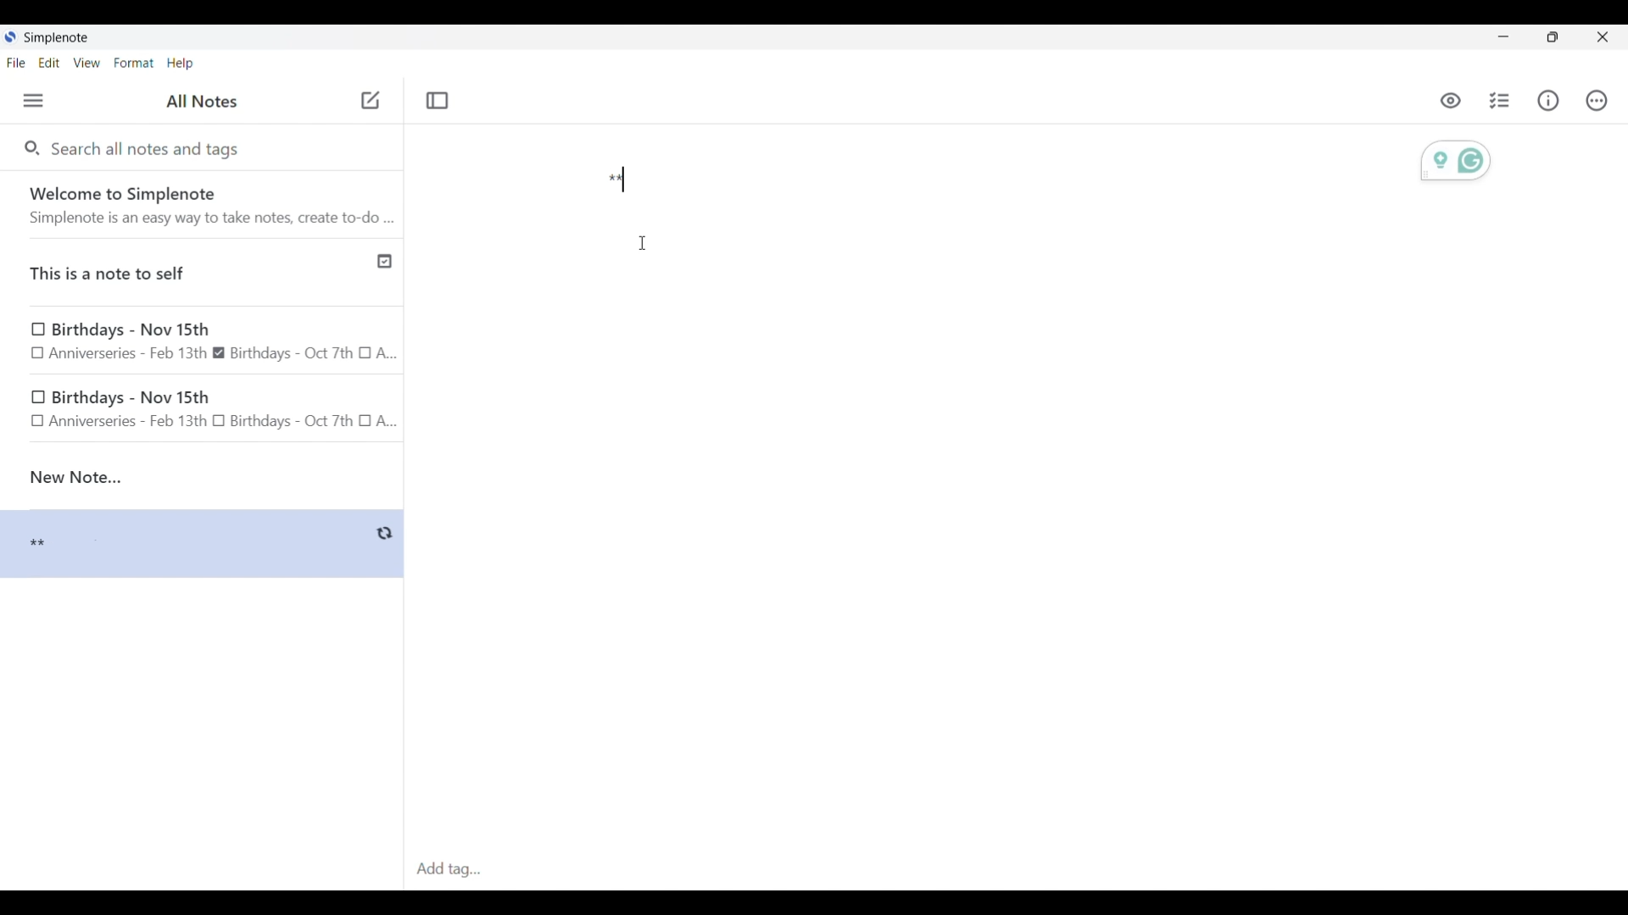  What do you see at coordinates (202, 102) in the screenshot?
I see `Title of left side panel` at bounding box center [202, 102].